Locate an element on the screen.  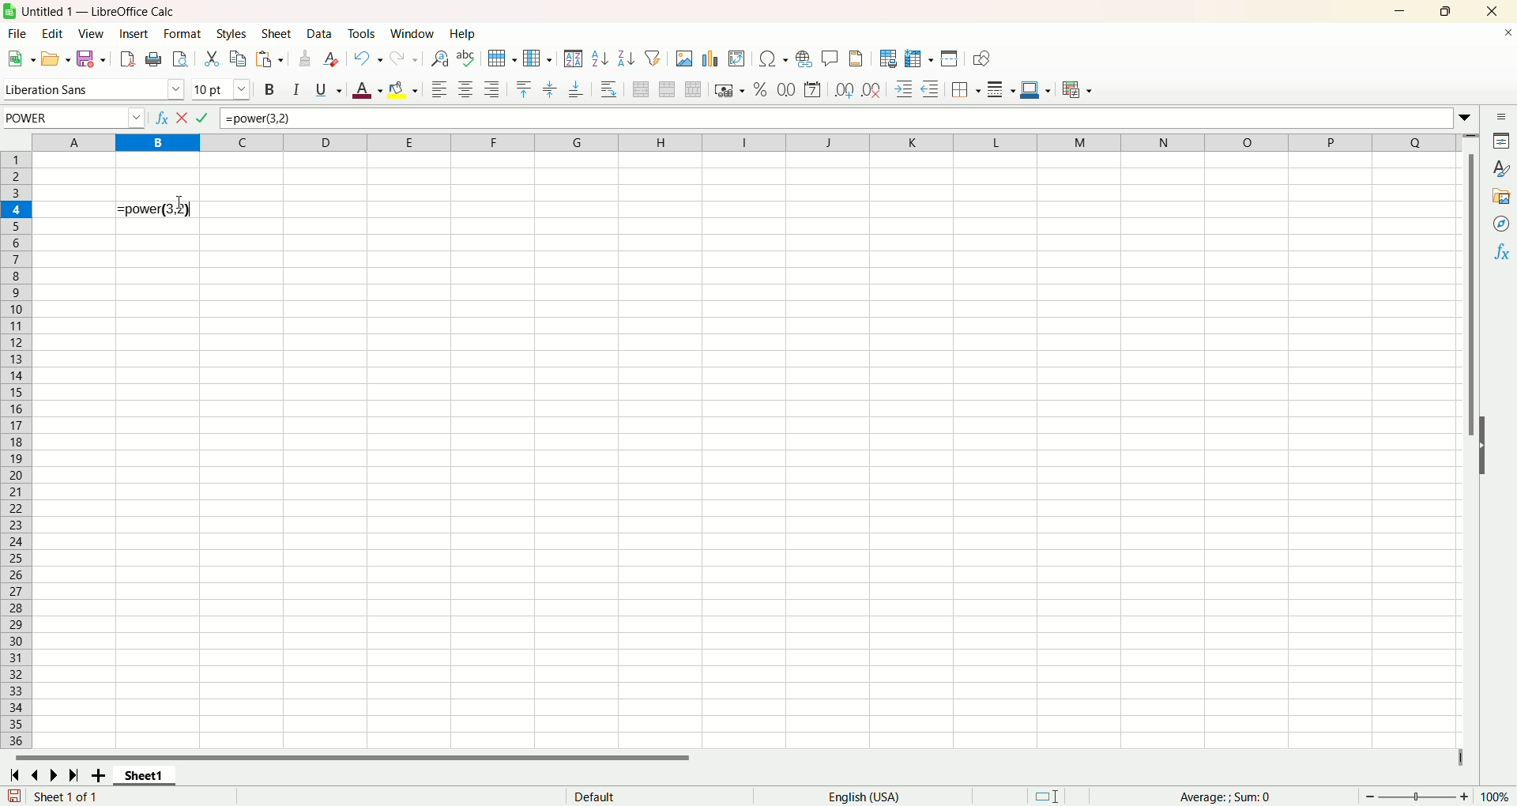
align center is located at coordinates (469, 90).